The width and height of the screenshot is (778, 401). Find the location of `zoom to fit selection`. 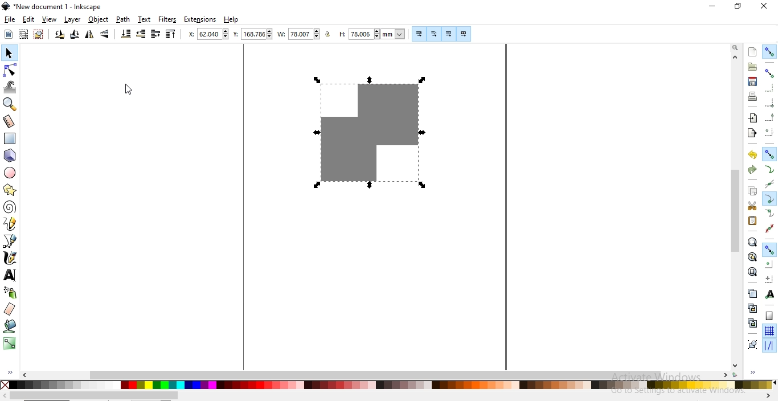

zoom to fit selection is located at coordinates (752, 243).